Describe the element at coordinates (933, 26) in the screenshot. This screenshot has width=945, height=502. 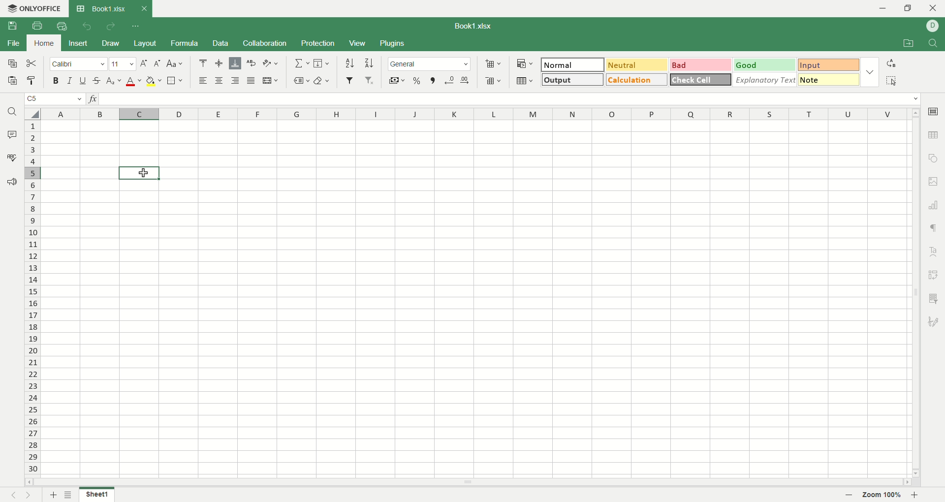
I see `account` at that location.